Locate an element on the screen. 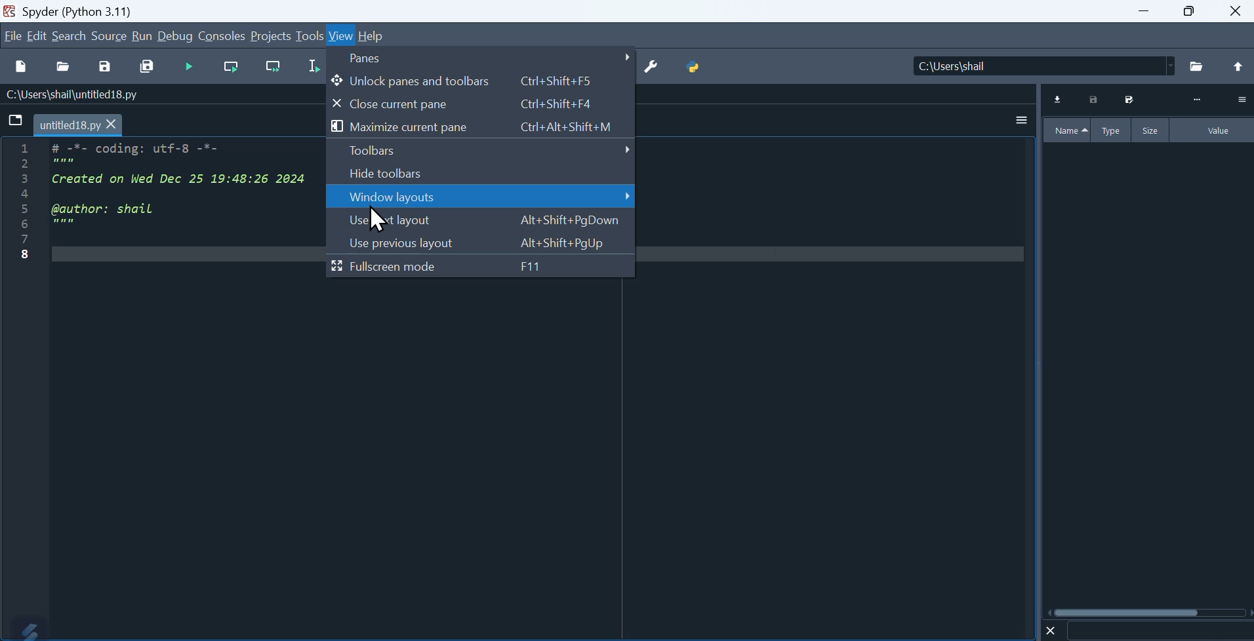  Close is located at coordinates (1237, 11).